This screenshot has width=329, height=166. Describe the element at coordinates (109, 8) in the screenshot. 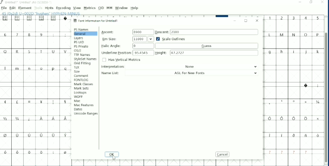

I see `MM` at that location.